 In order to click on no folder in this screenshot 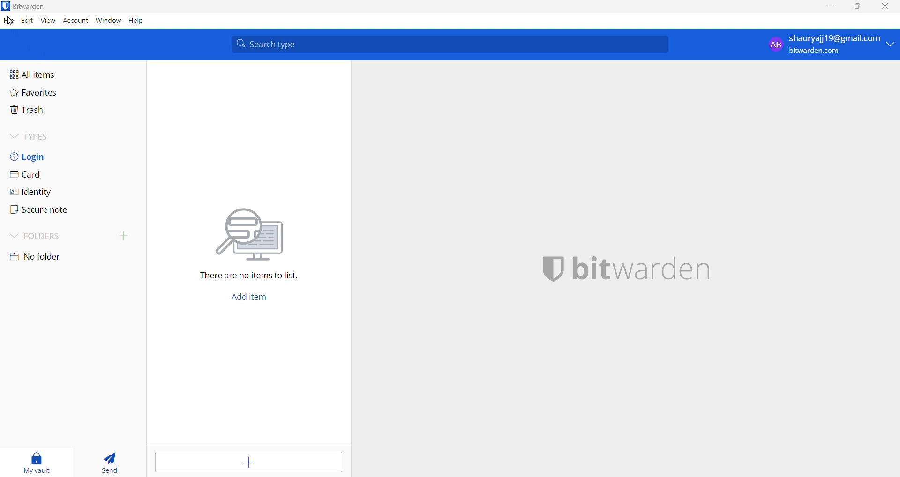, I will do `click(70, 258)`.